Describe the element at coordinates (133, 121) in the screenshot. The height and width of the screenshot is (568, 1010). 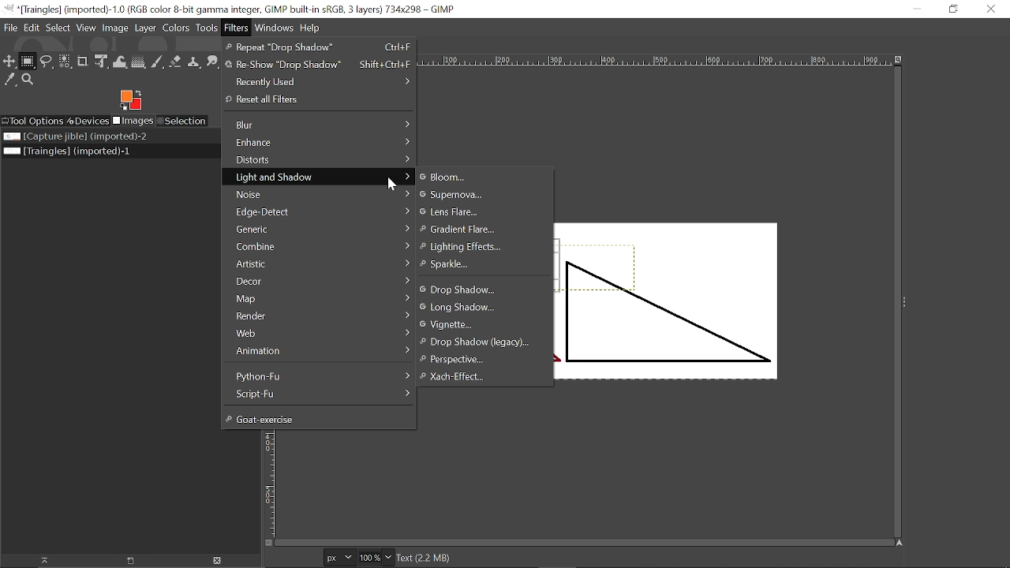
I see `Imges` at that location.